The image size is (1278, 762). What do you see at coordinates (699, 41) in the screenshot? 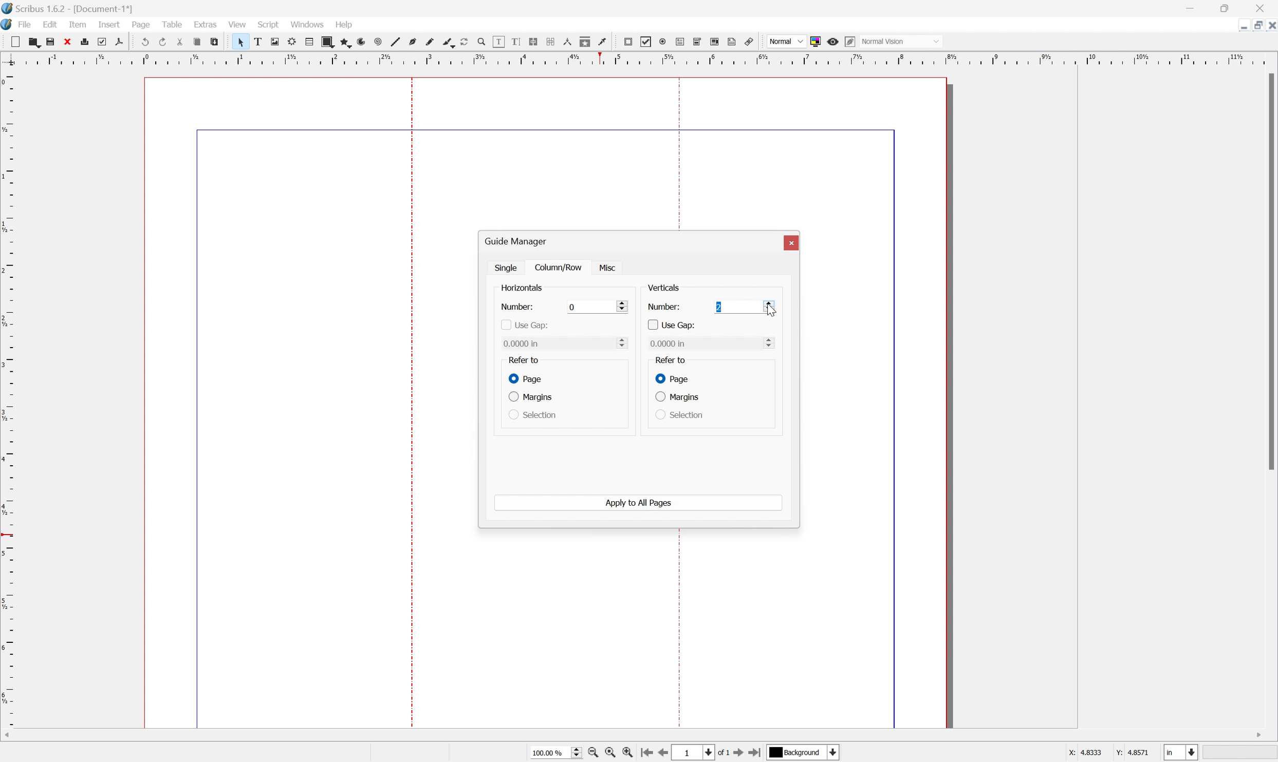
I see `pdf combo box` at bounding box center [699, 41].